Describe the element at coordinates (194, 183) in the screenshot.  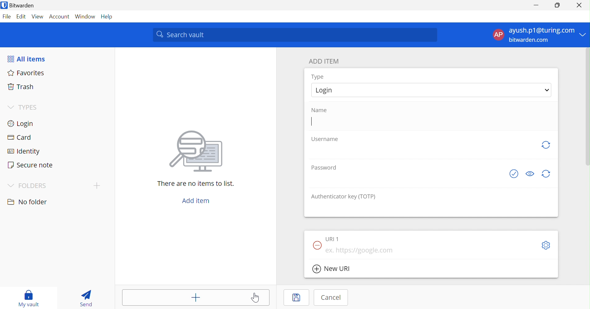
I see `There are no items to list.` at that location.